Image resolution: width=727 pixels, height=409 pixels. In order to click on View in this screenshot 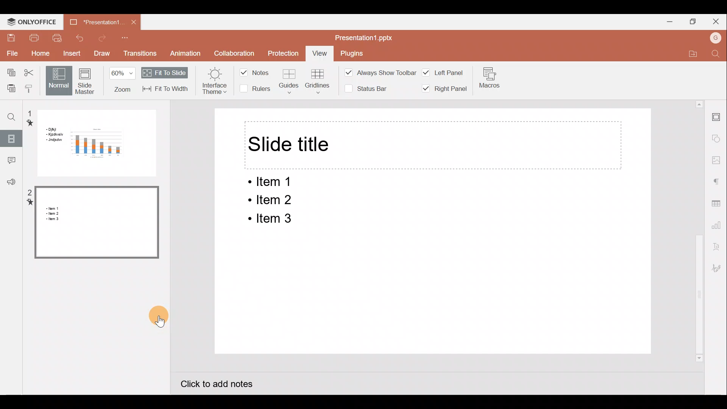, I will do `click(321, 52)`.